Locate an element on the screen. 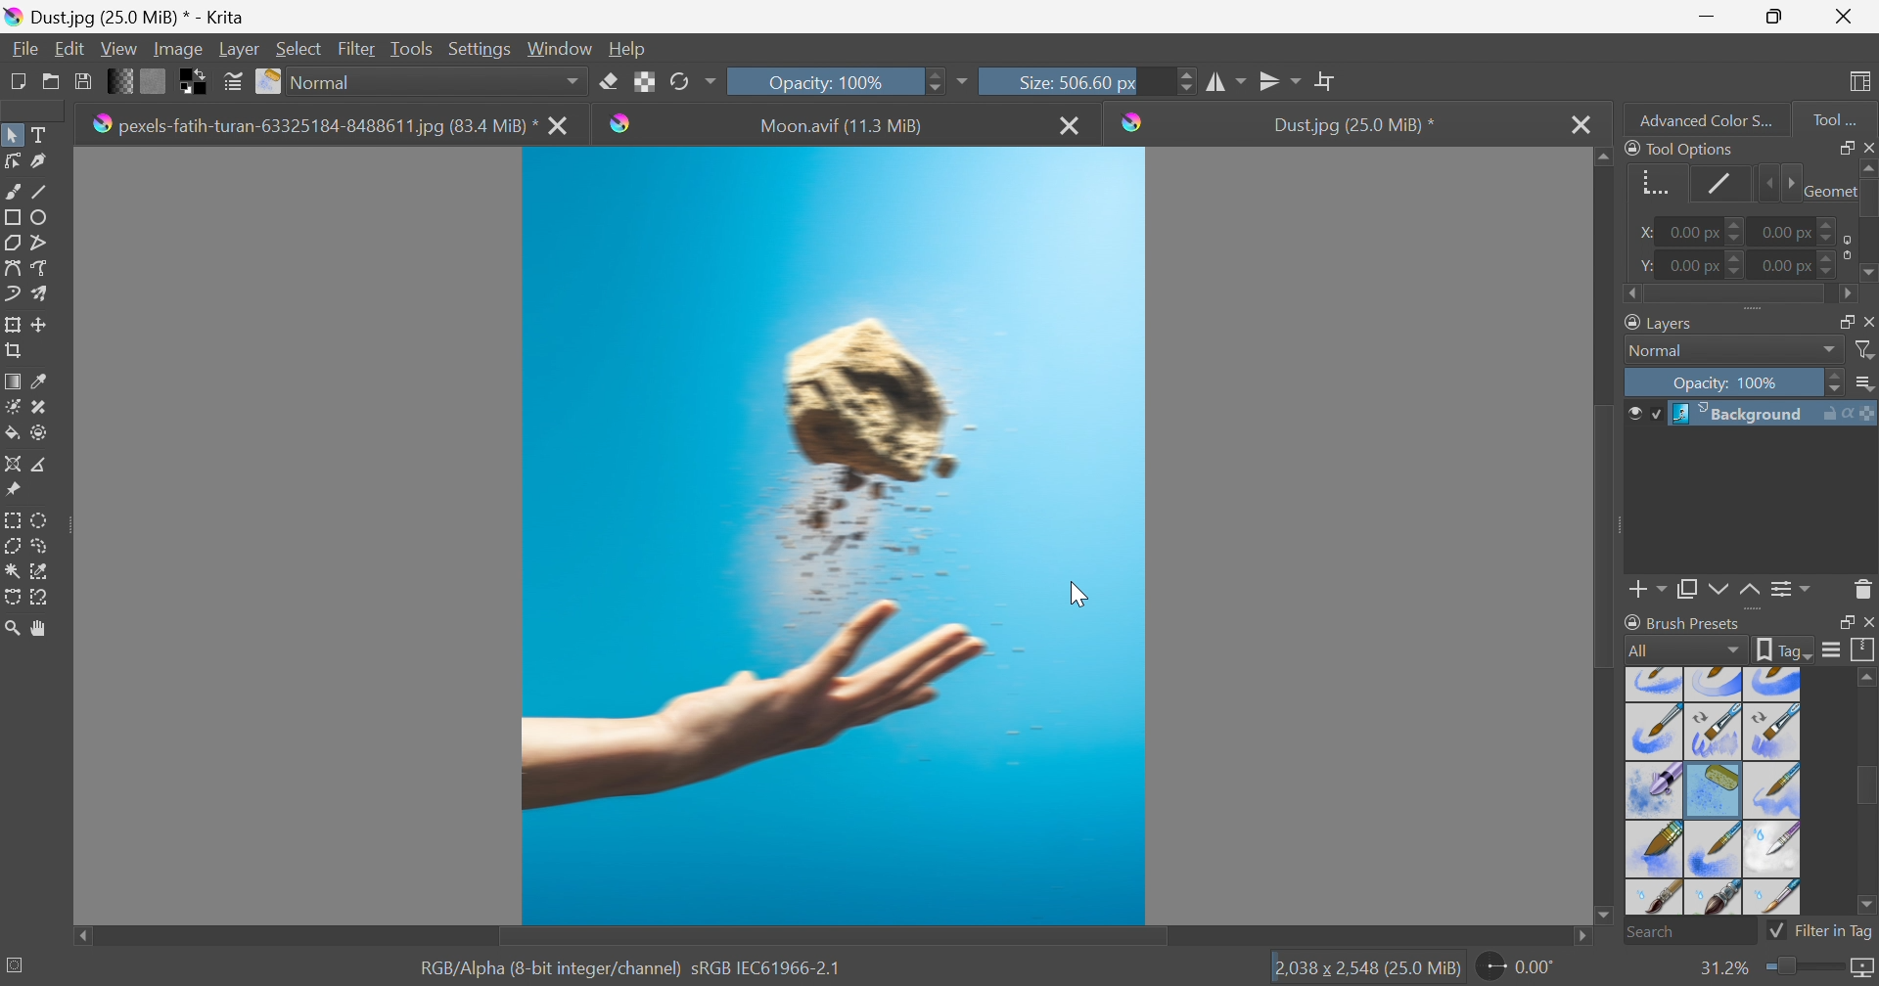 This screenshot has height=986, width=1879. Minimize is located at coordinates (1706, 15).